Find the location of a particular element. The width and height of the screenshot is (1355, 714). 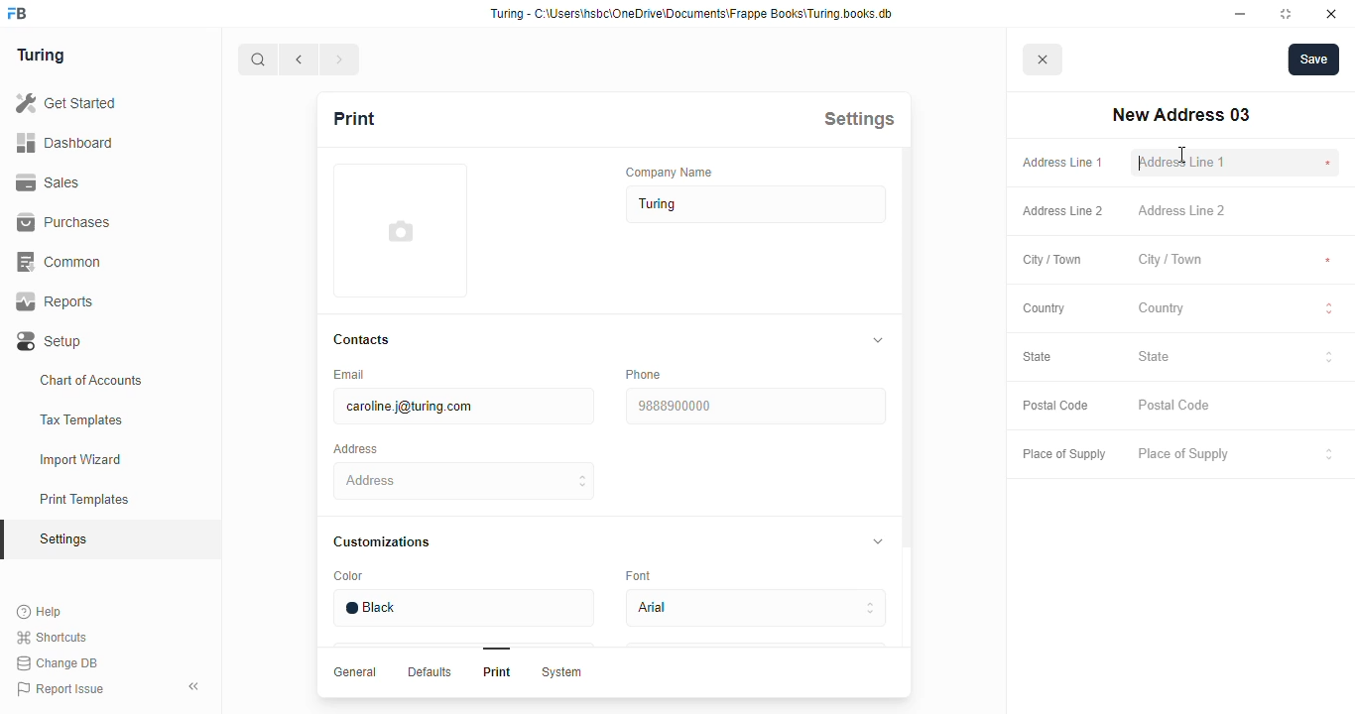

company name is located at coordinates (670, 172).